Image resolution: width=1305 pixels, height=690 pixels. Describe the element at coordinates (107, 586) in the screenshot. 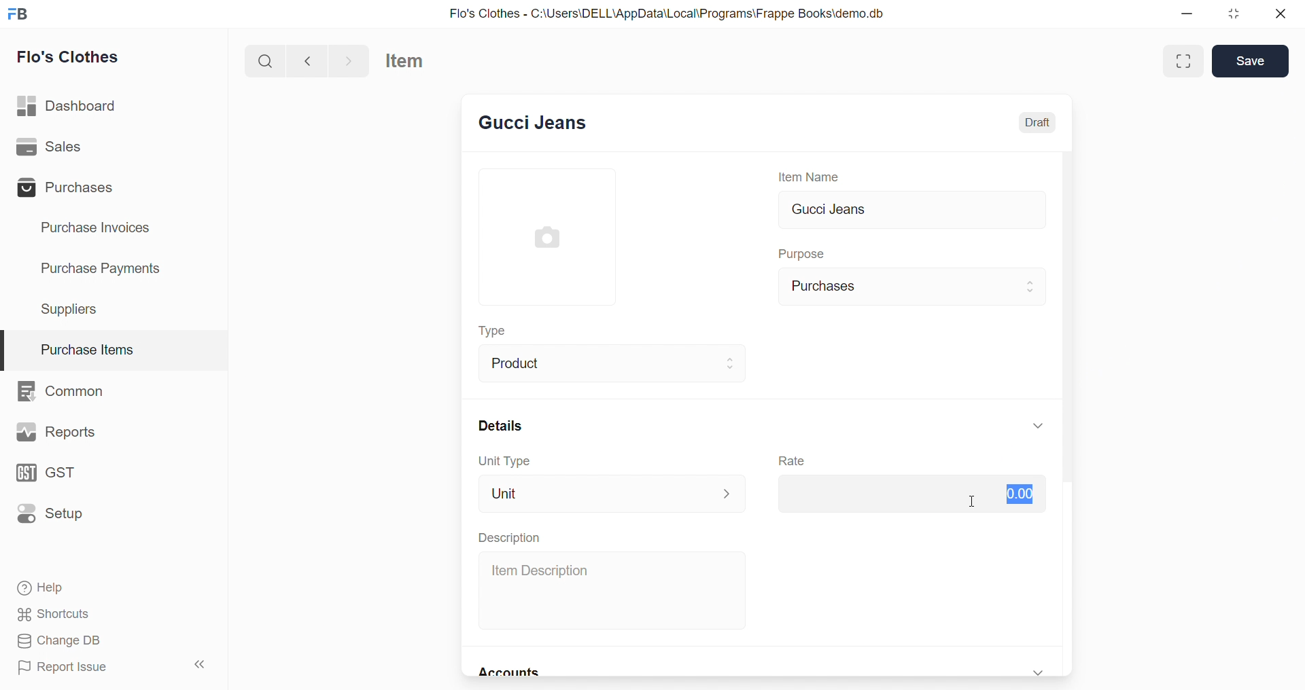

I see `Help` at that location.